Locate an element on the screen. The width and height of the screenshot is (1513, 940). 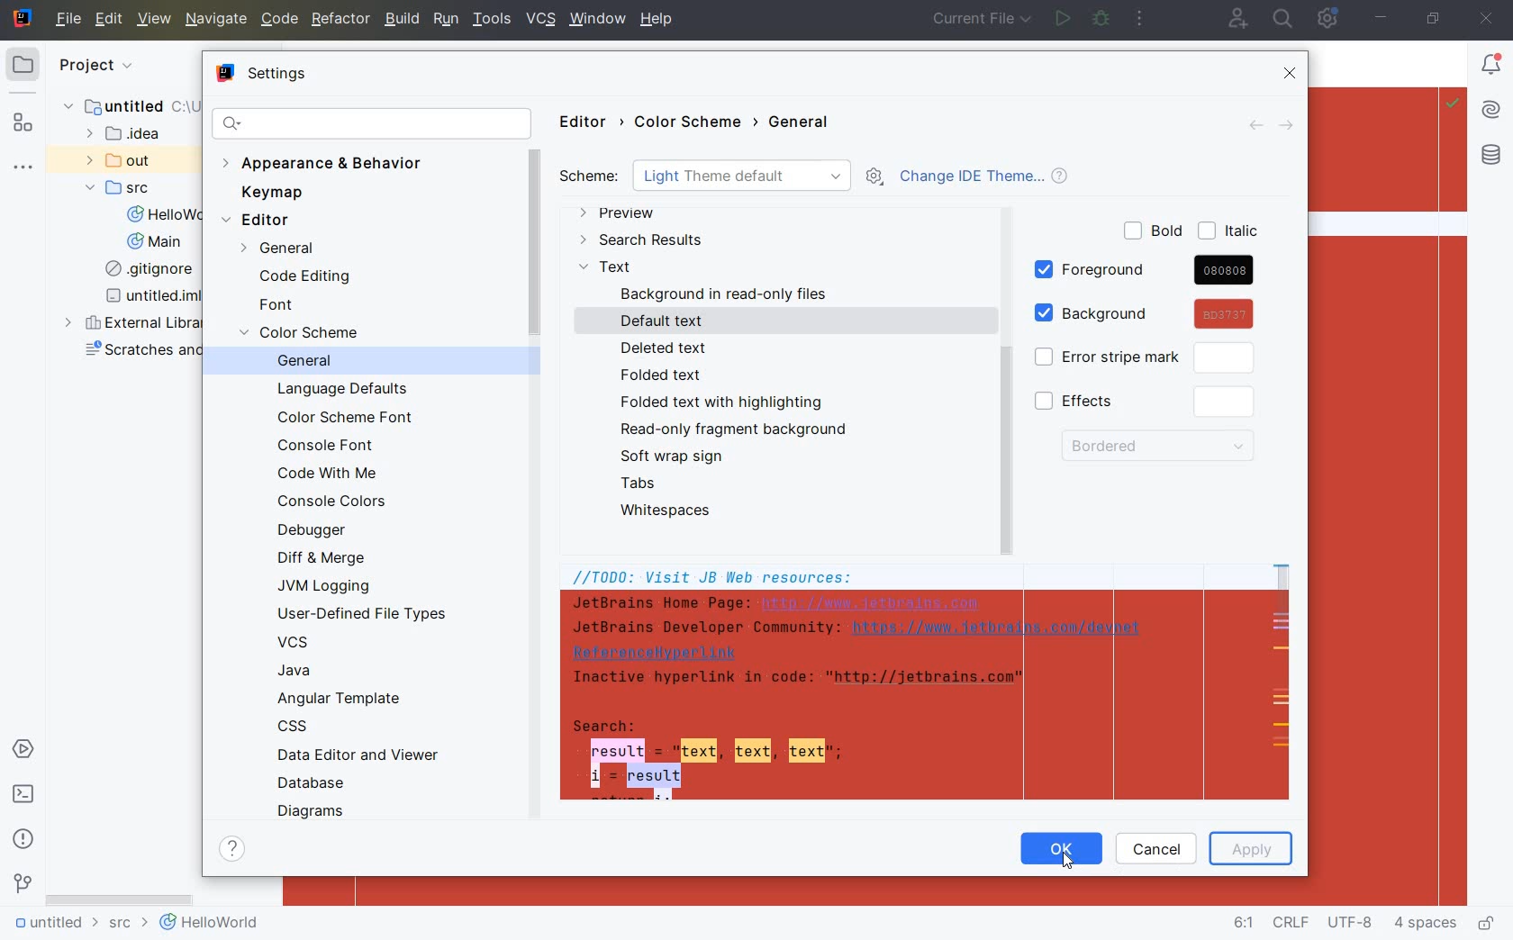
BACKGROUND is located at coordinates (1119, 314).